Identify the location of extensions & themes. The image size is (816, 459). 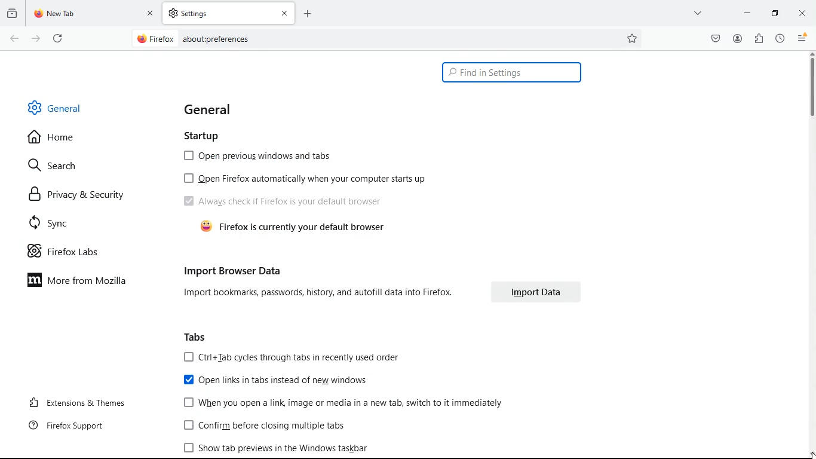
(75, 403).